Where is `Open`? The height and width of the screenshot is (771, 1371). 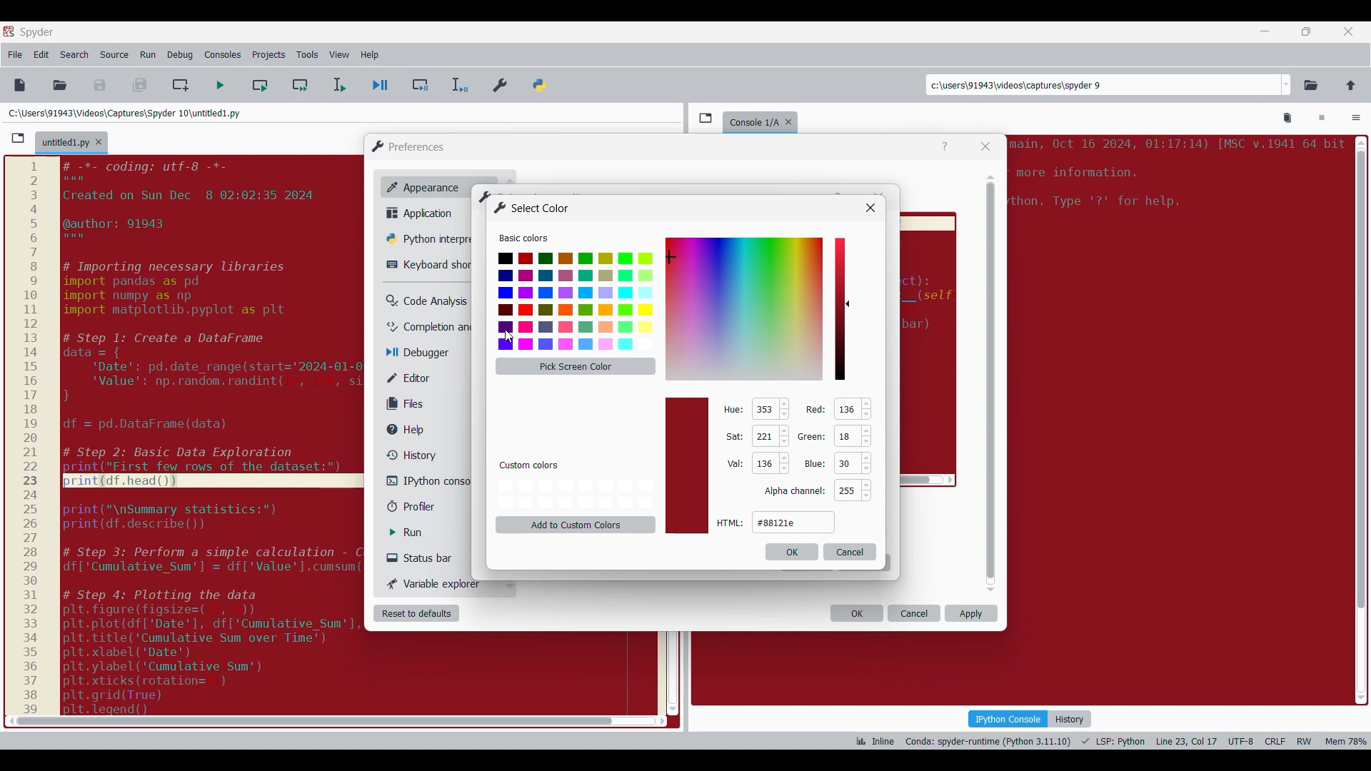
Open is located at coordinates (60, 85).